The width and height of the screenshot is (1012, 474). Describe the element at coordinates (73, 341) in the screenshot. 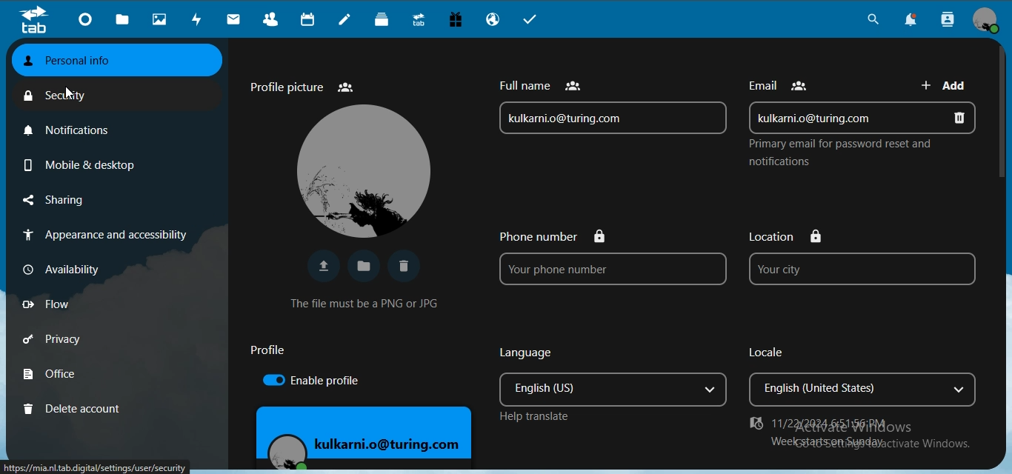

I see `privacy` at that location.